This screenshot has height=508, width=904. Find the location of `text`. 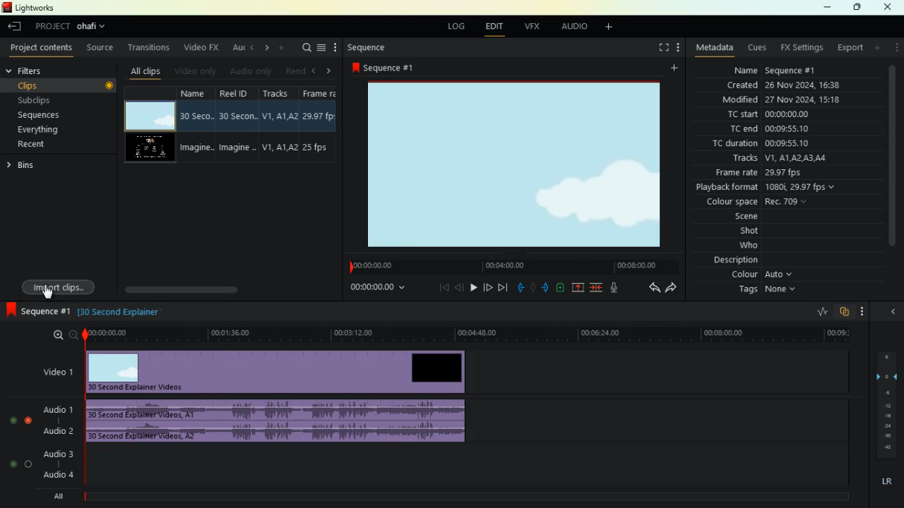

text is located at coordinates (132, 313).